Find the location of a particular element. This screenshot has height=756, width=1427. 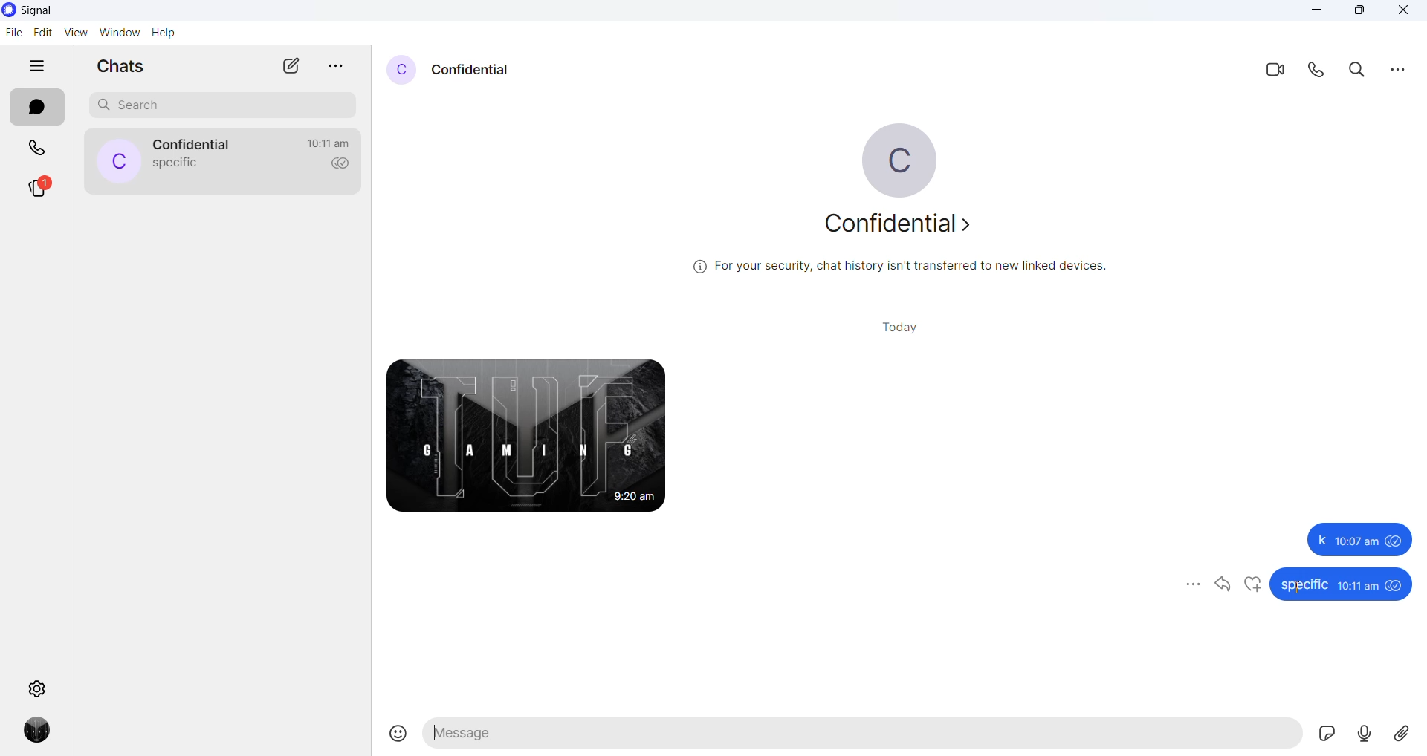

help is located at coordinates (163, 34).